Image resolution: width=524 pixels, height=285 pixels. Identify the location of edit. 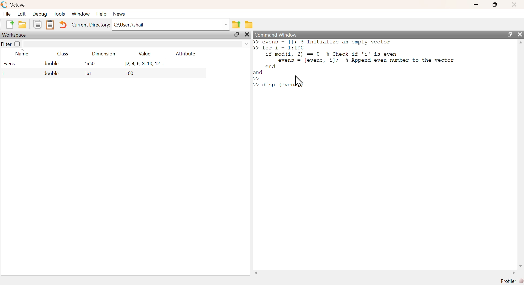
(21, 14).